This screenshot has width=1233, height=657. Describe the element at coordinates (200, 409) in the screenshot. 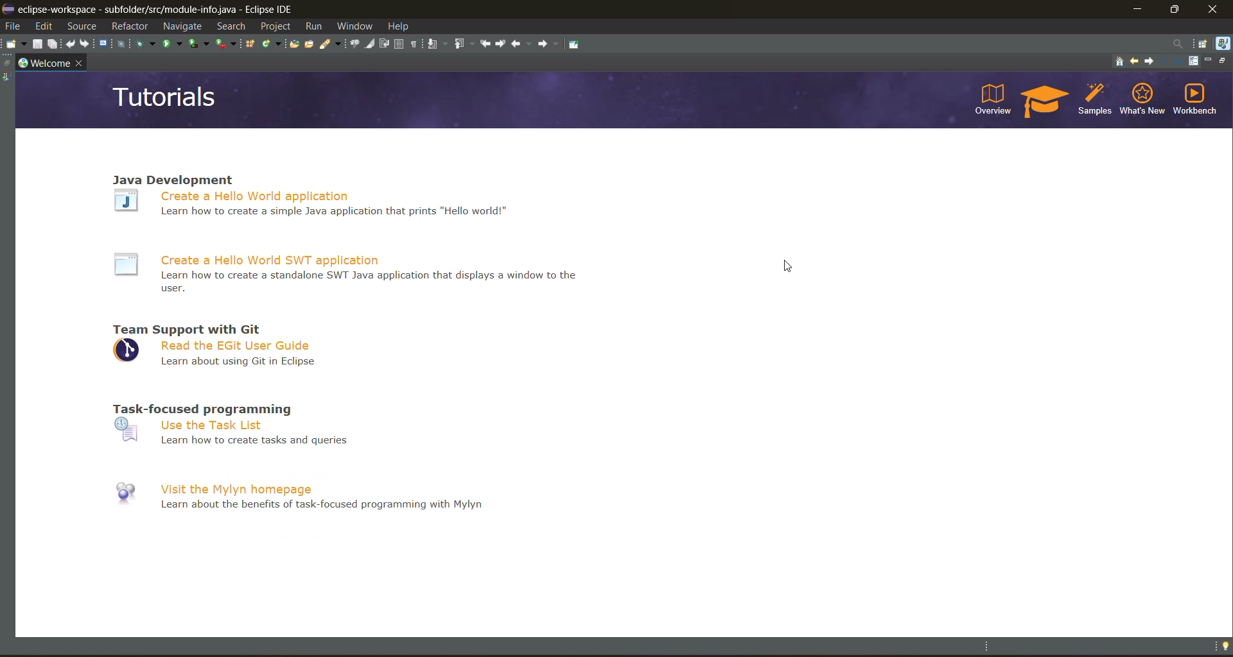

I see `task focused programming` at that location.